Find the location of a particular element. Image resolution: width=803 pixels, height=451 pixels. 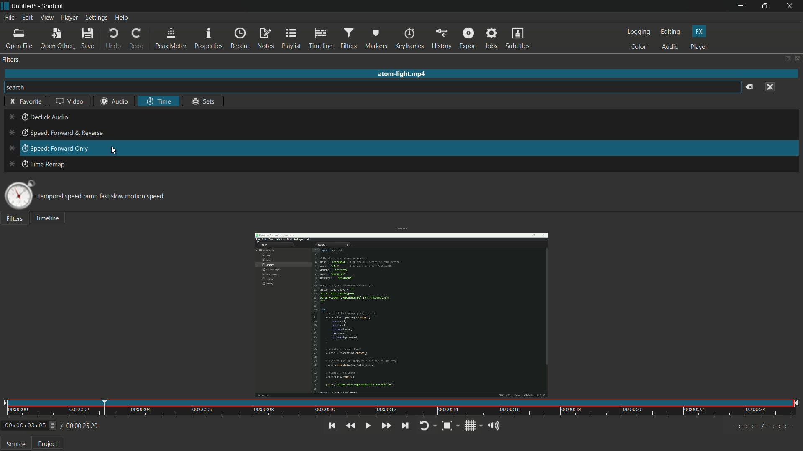

keyframes is located at coordinates (410, 38).